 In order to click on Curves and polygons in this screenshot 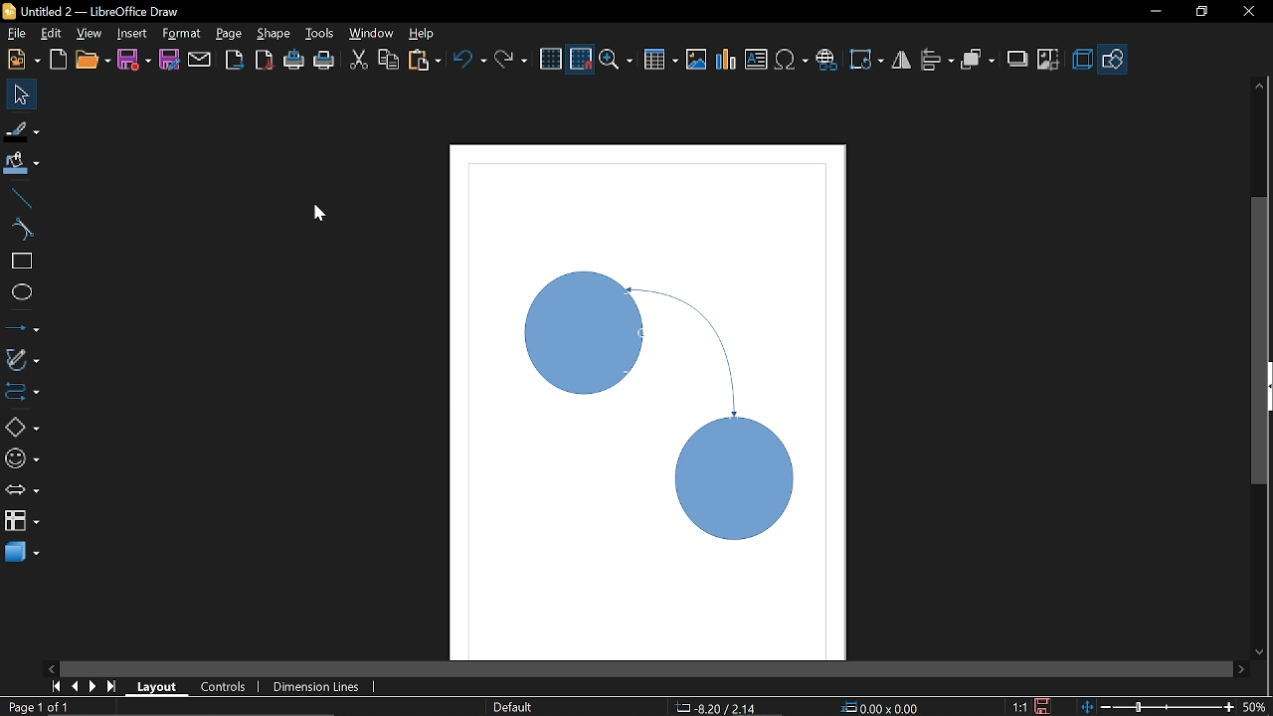, I will do `click(22, 360)`.